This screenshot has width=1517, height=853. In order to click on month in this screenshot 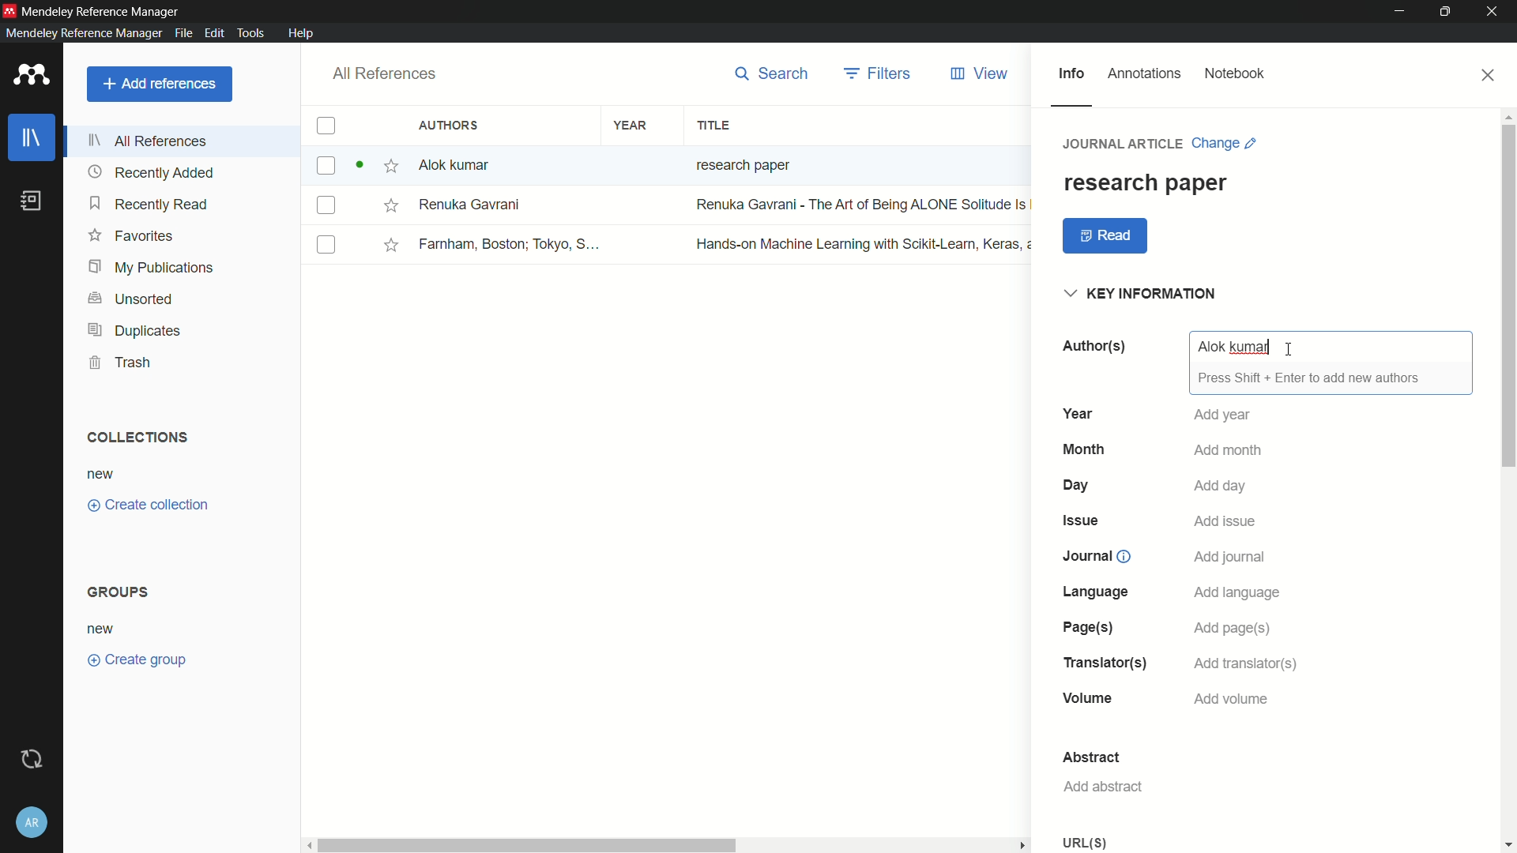, I will do `click(1083, 449)`.